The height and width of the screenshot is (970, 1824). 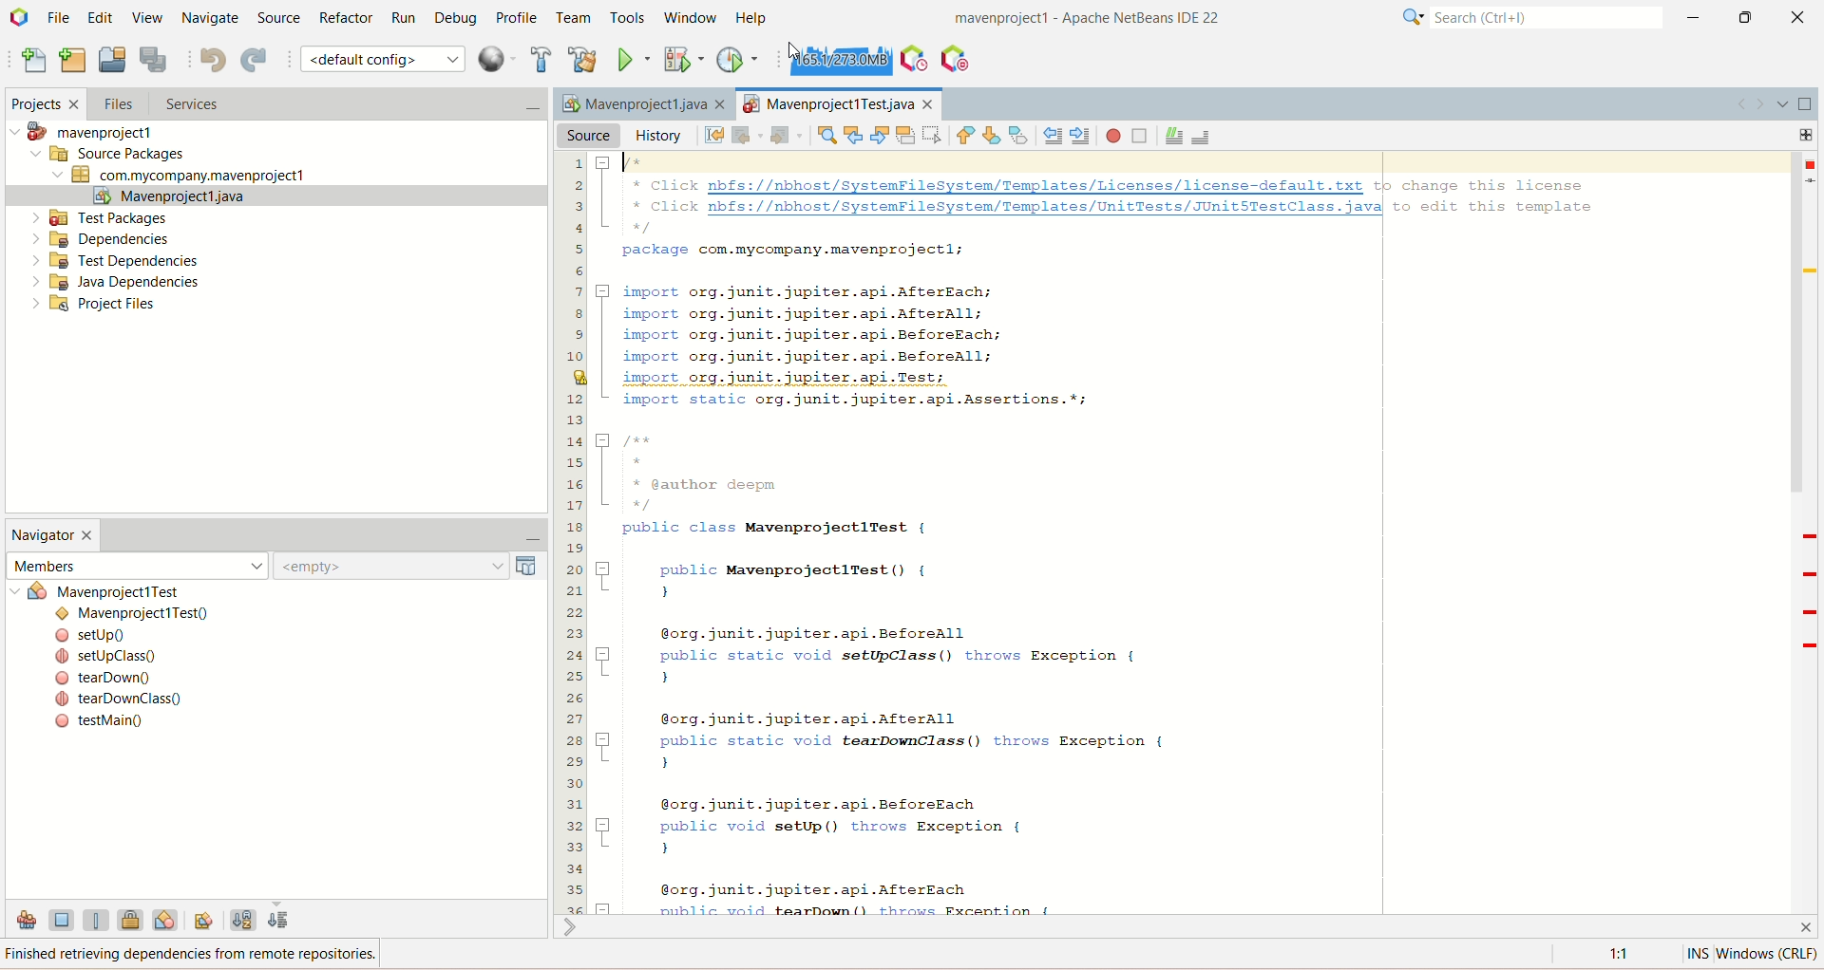 What do you see at coordinates (409, 565) in the screenshot?
I see `empty` at bounding box center [409, 565].